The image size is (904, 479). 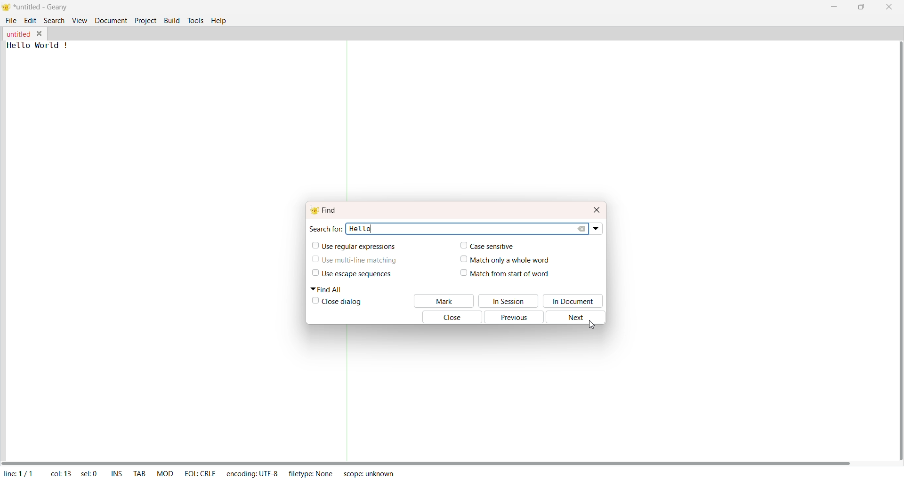 I want to click on Find, so click(x=327, y=209).